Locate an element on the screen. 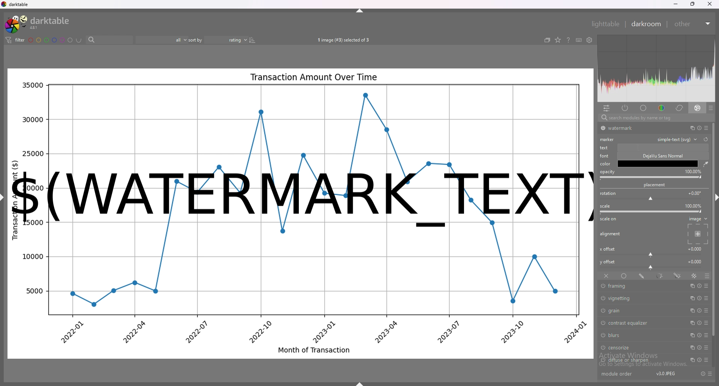 The height and width of the screenshot is (386, 719). watermarked text is located at coordinates (303, 117).